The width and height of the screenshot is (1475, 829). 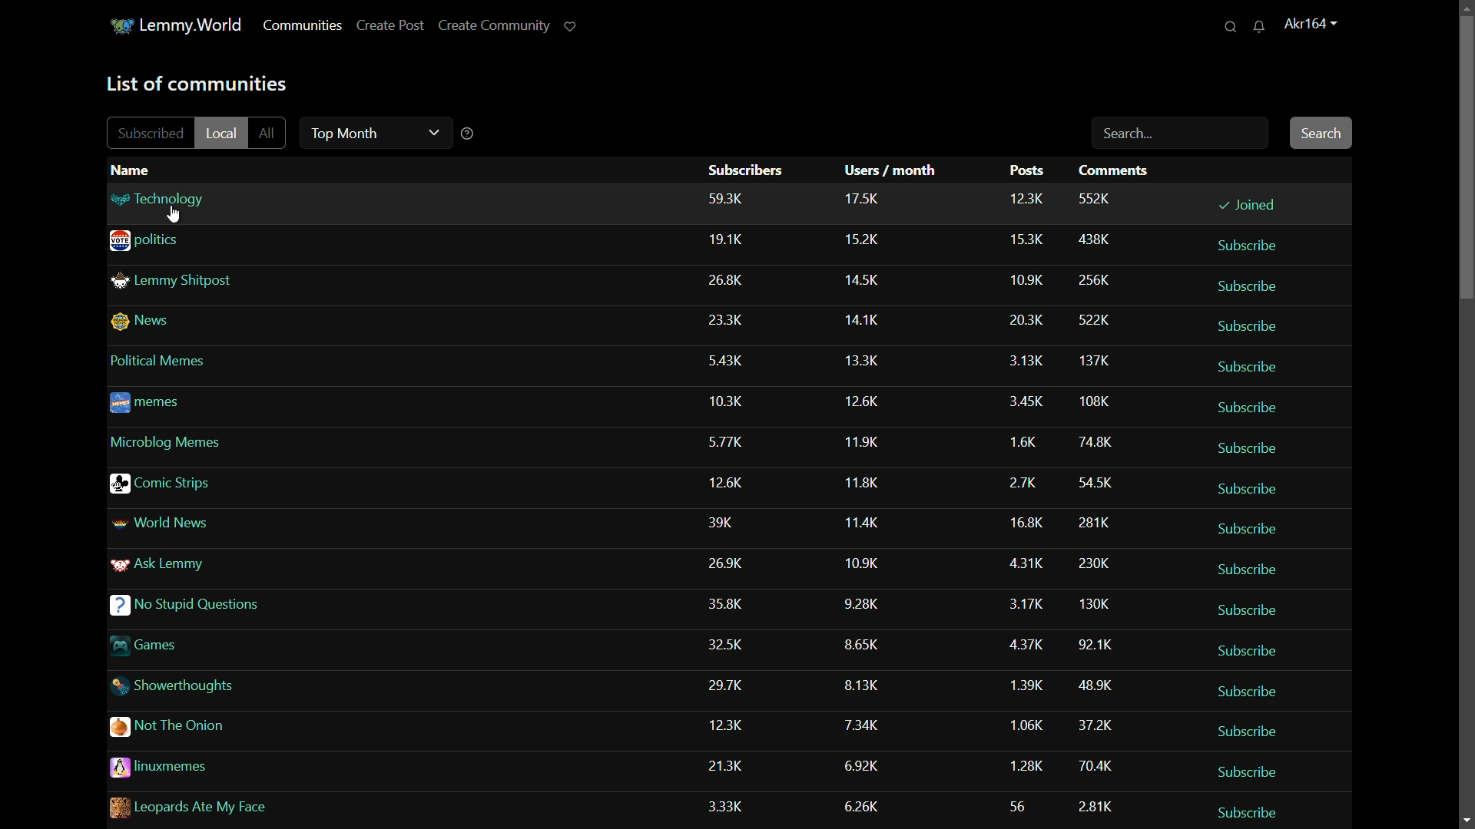 I want to click on subscribers, so click(x=747, y=170).